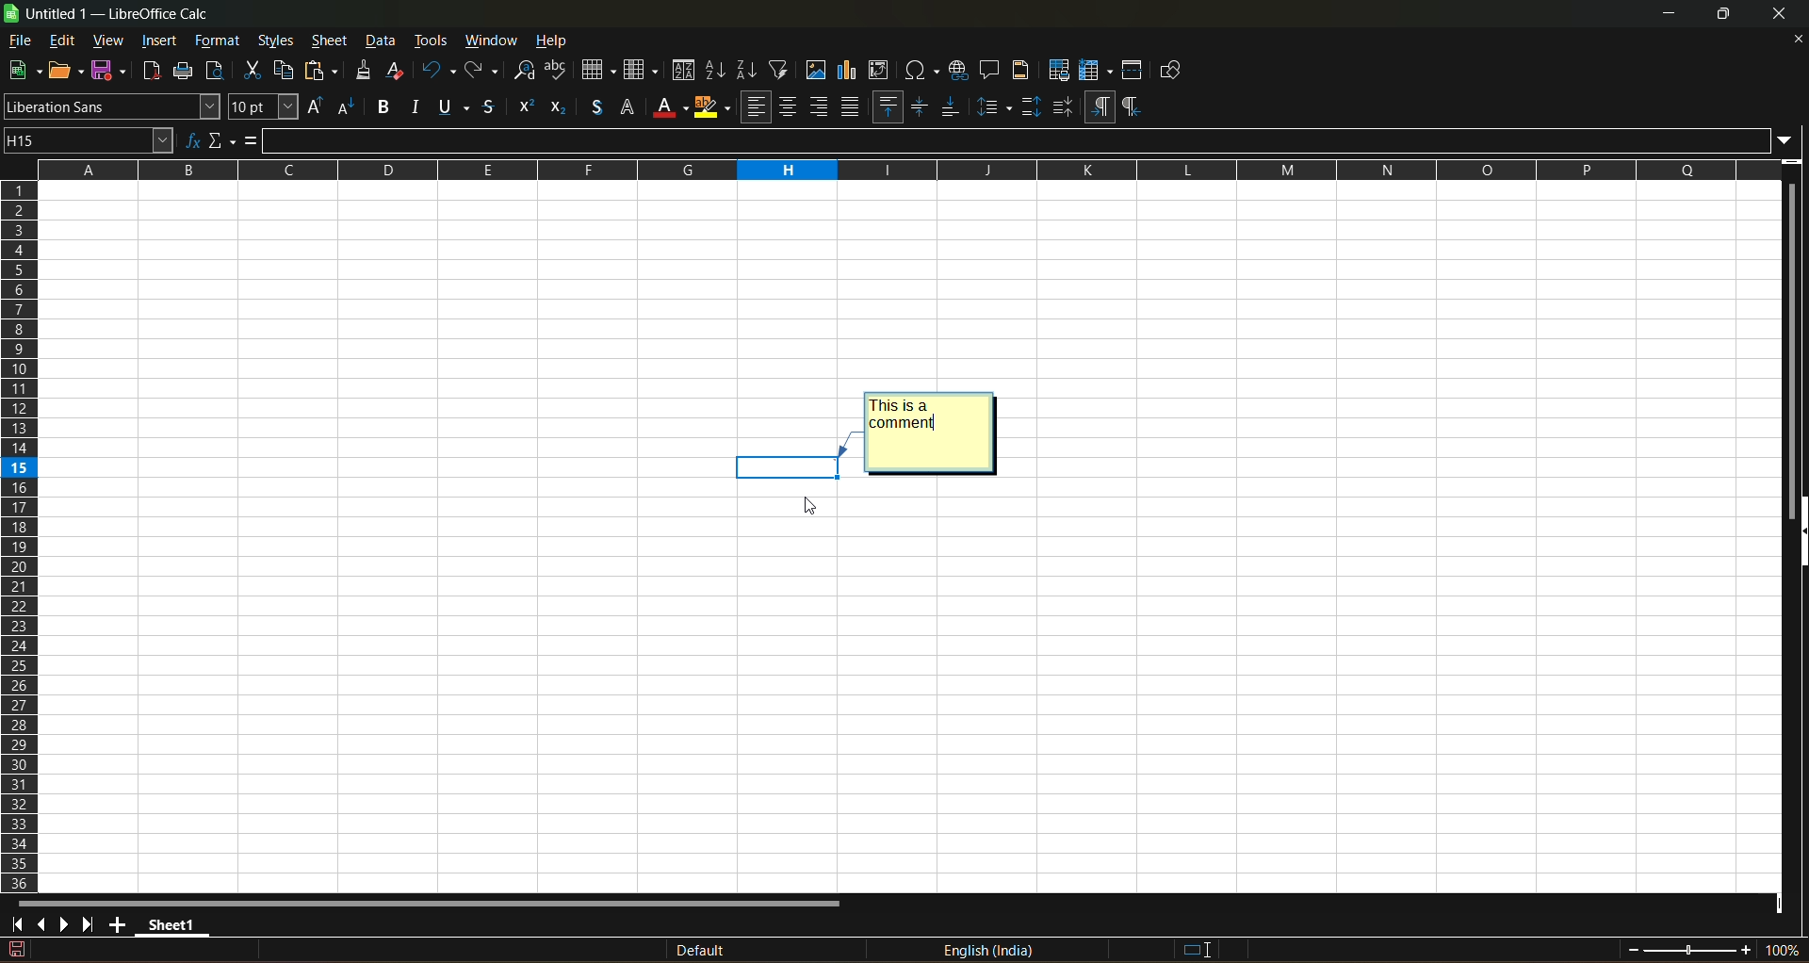  What do you see at coordinates (218, 71) in the screenshot?
I see `toggle print view` at bounding box center [218, 71].